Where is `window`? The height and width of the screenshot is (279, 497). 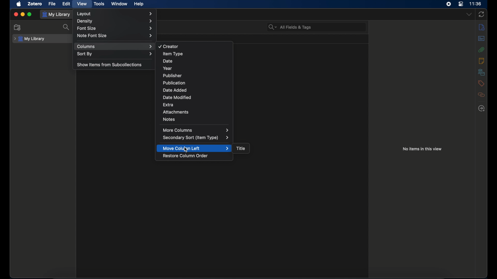 window is located at coordinates (120, 4).